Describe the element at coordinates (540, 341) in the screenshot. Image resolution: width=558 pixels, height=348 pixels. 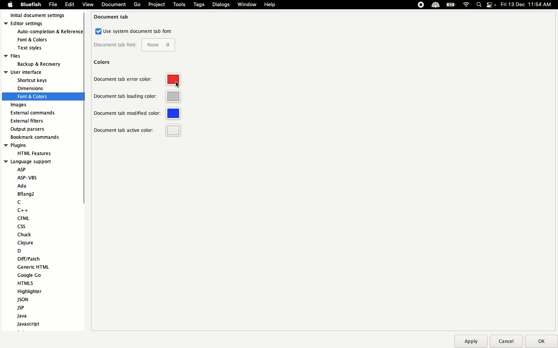
I see `Ok` at that location.